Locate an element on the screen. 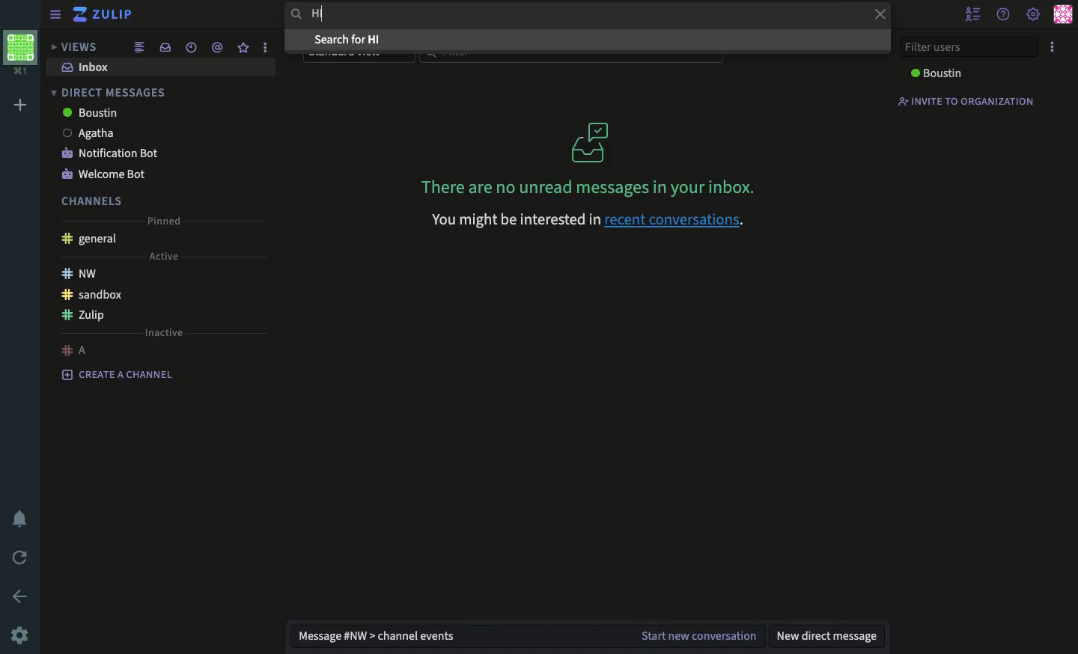 The image size is (1078, 654). star is located at coordinates (243, 46).